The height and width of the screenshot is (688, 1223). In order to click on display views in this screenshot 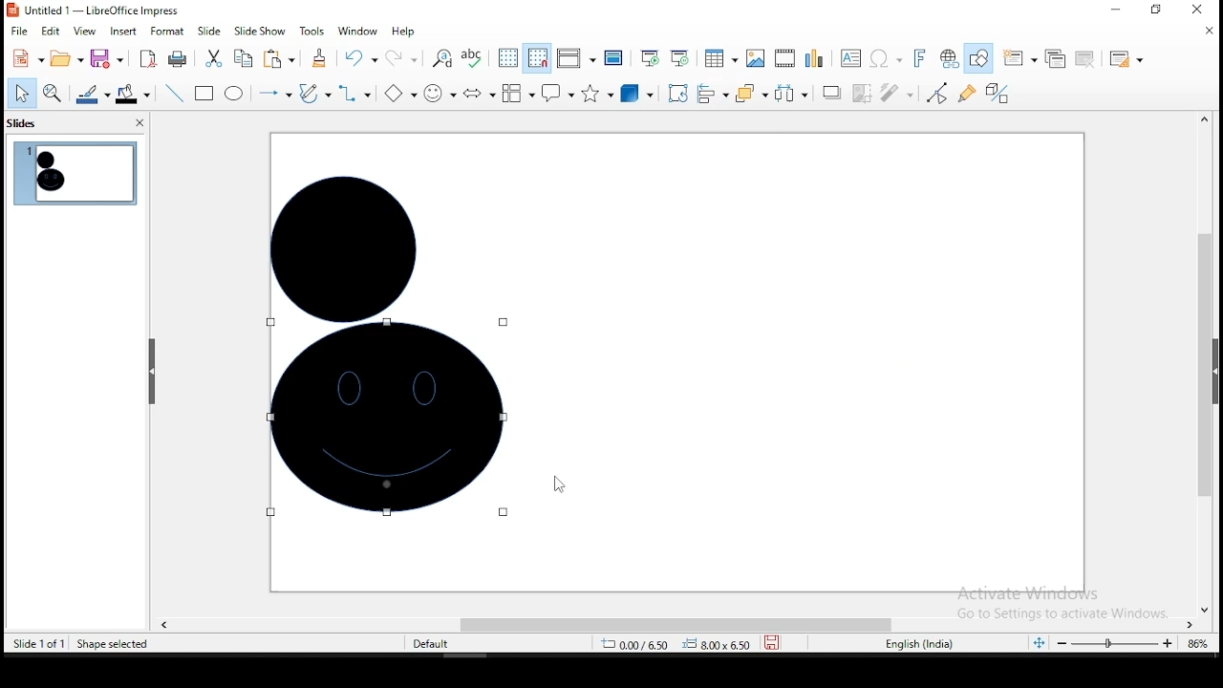, I will do `click(575, 58)`.